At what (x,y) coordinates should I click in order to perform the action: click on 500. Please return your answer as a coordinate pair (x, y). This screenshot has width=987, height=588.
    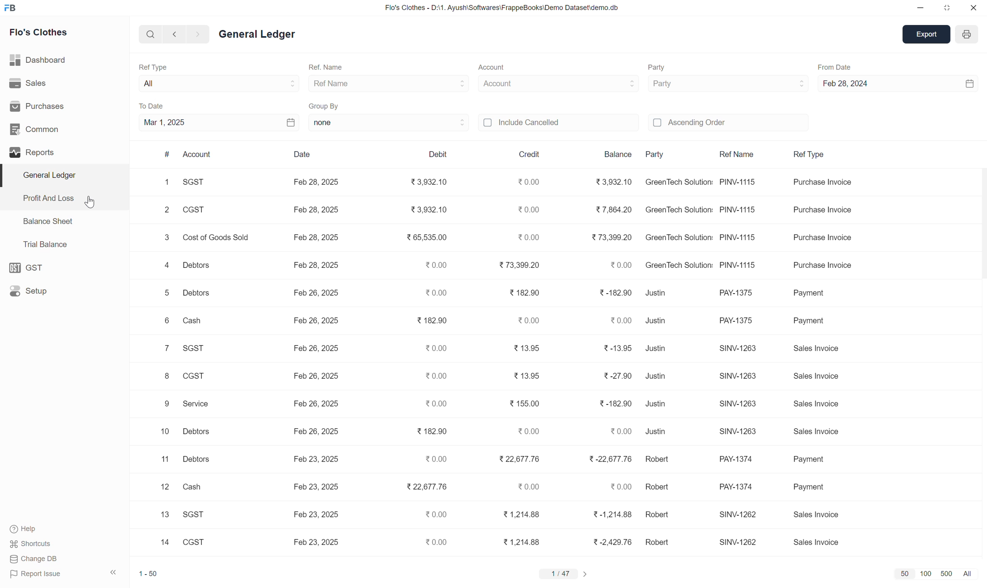
    Looking at the image, I should click on (946, 572).